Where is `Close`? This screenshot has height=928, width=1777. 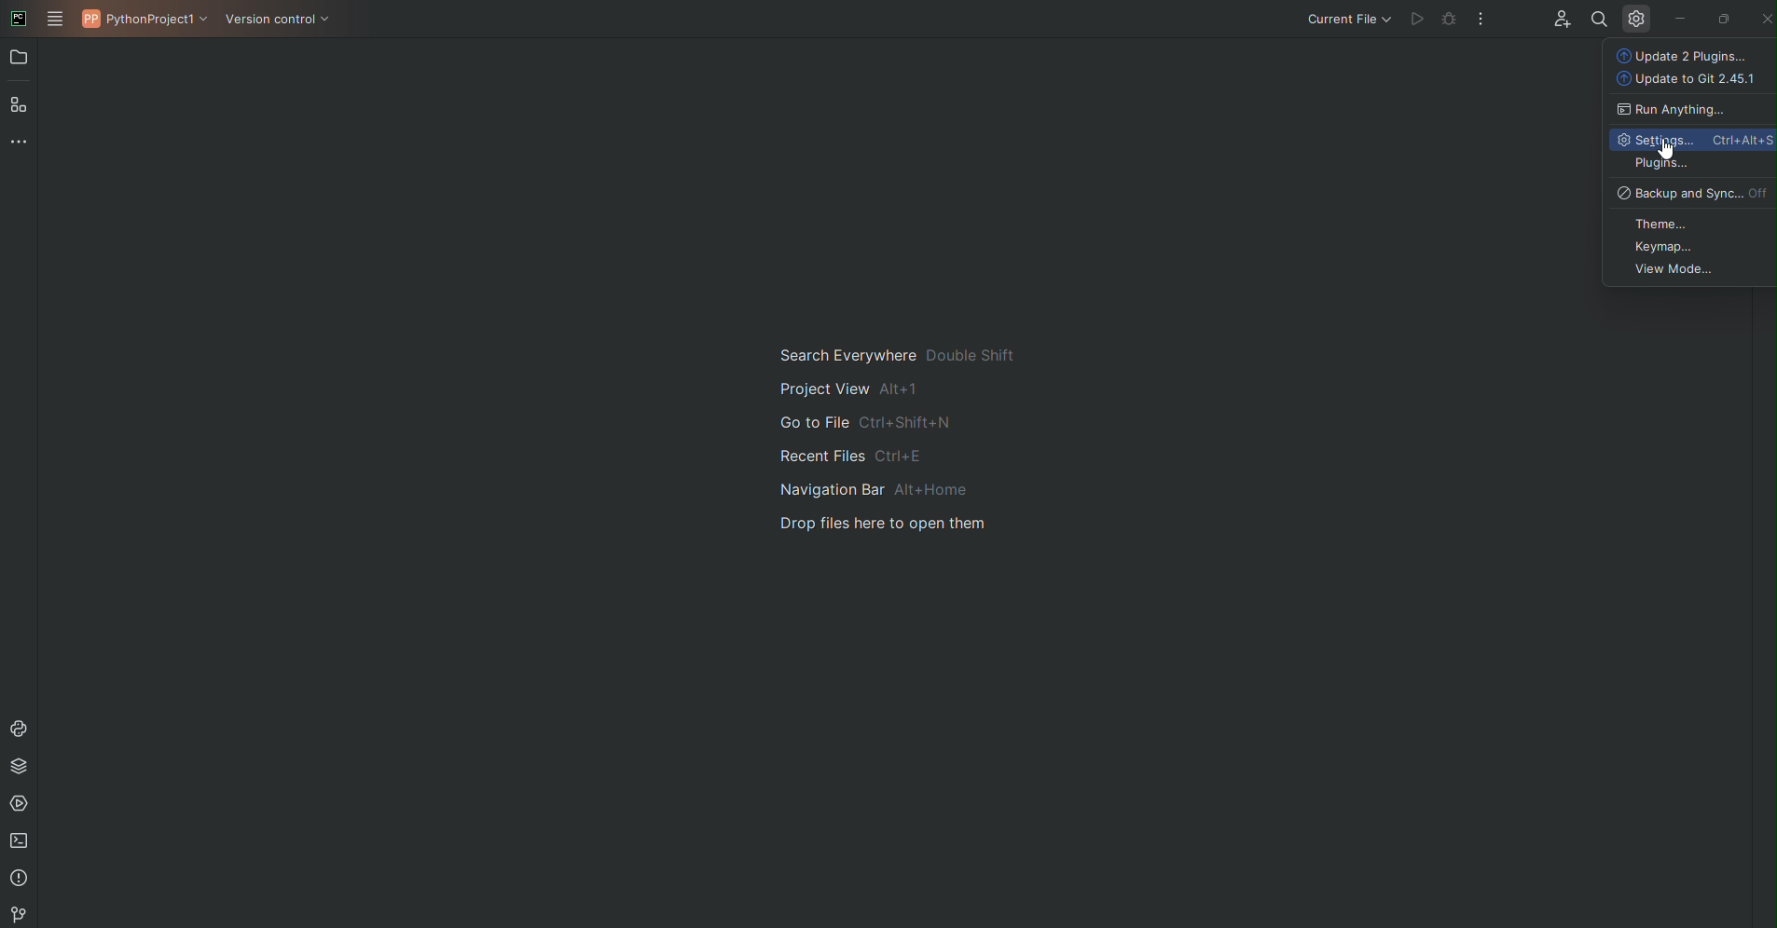 Close is located at coordinates (1764, 18).